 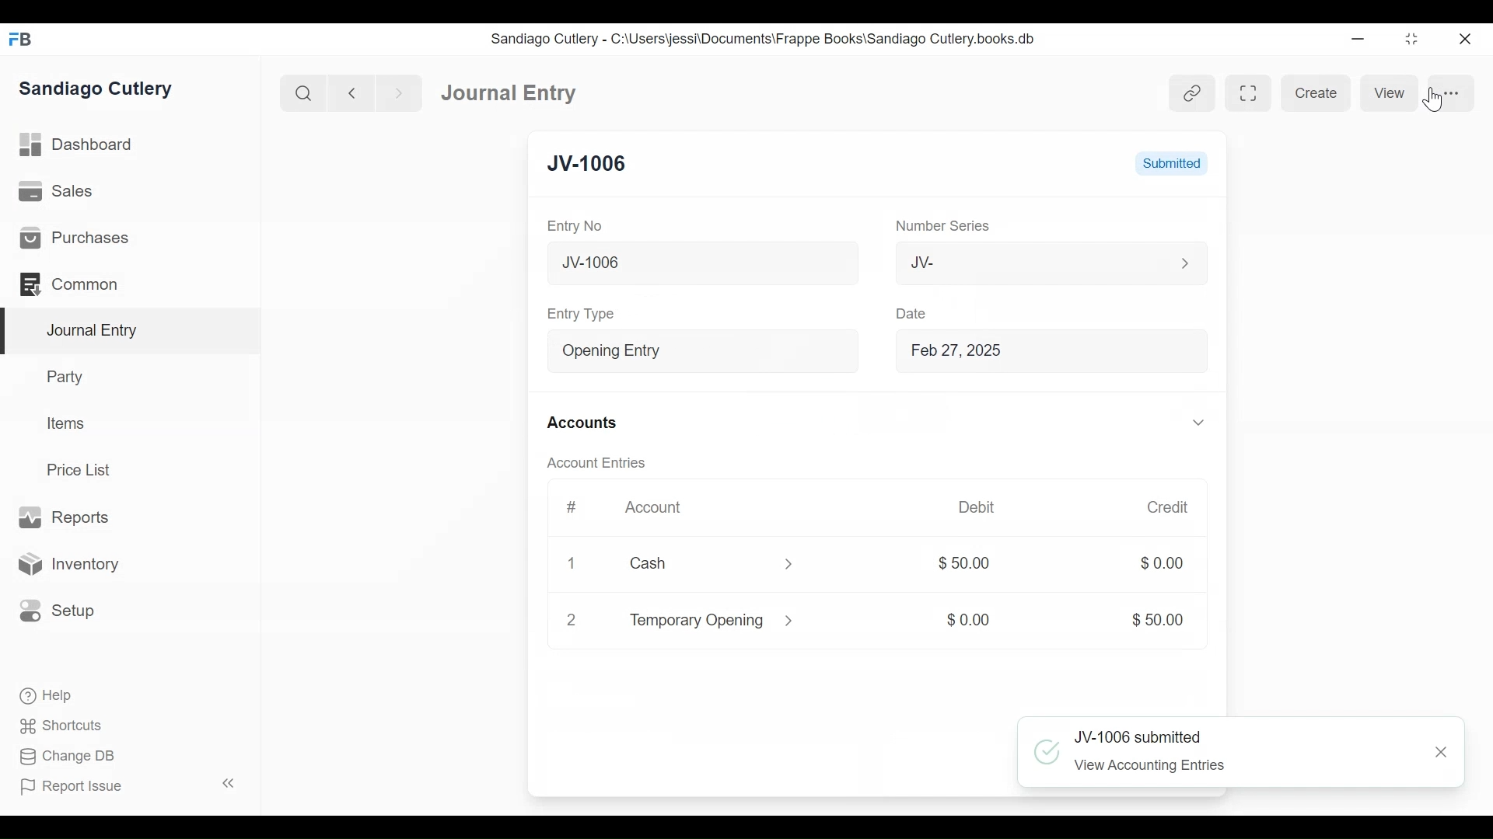 What do you see at coordinates (77, 238) in the screenshot?
I see `Purchases` at bounding box center [77, 238].